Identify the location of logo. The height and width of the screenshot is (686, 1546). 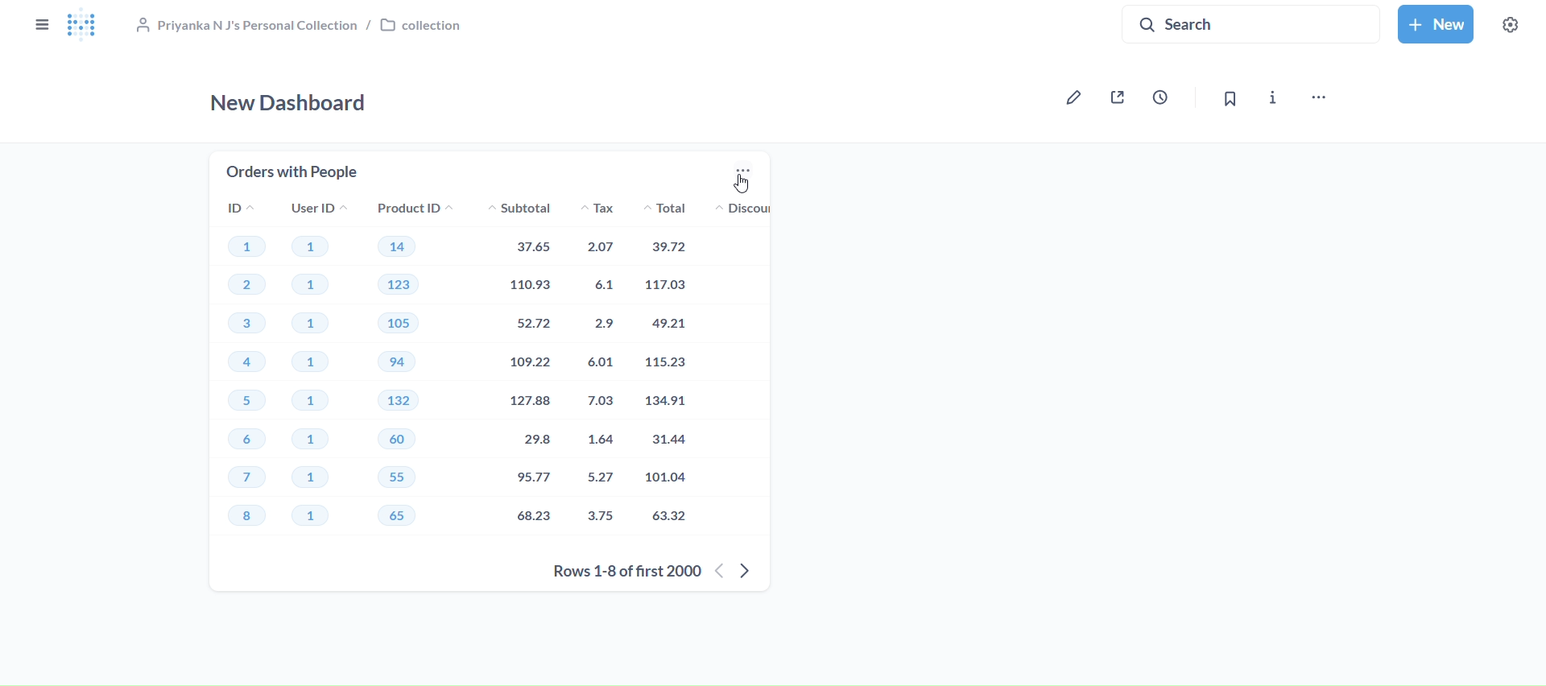
(88, 27).